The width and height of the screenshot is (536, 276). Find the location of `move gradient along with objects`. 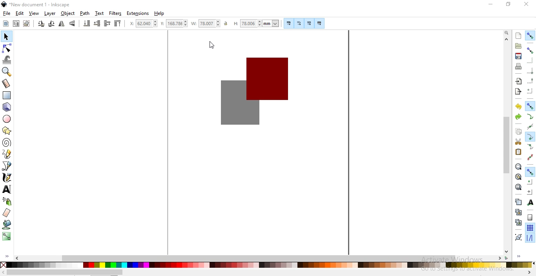

move gradient along with objects is located at coordinates (309, 24).